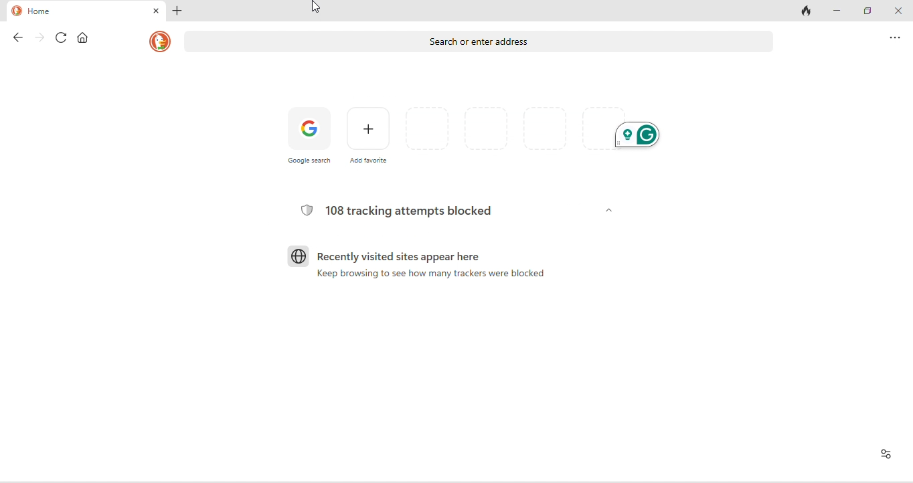 The height and width of the screenshot is (483, 913). Describe the element at coordinates (315, 9) in the screenshot. I see `cursor` at that location.